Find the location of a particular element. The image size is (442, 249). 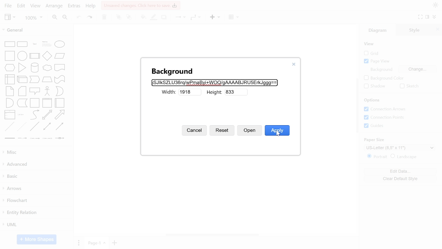

general shapes is located at coordinates (60, 138).